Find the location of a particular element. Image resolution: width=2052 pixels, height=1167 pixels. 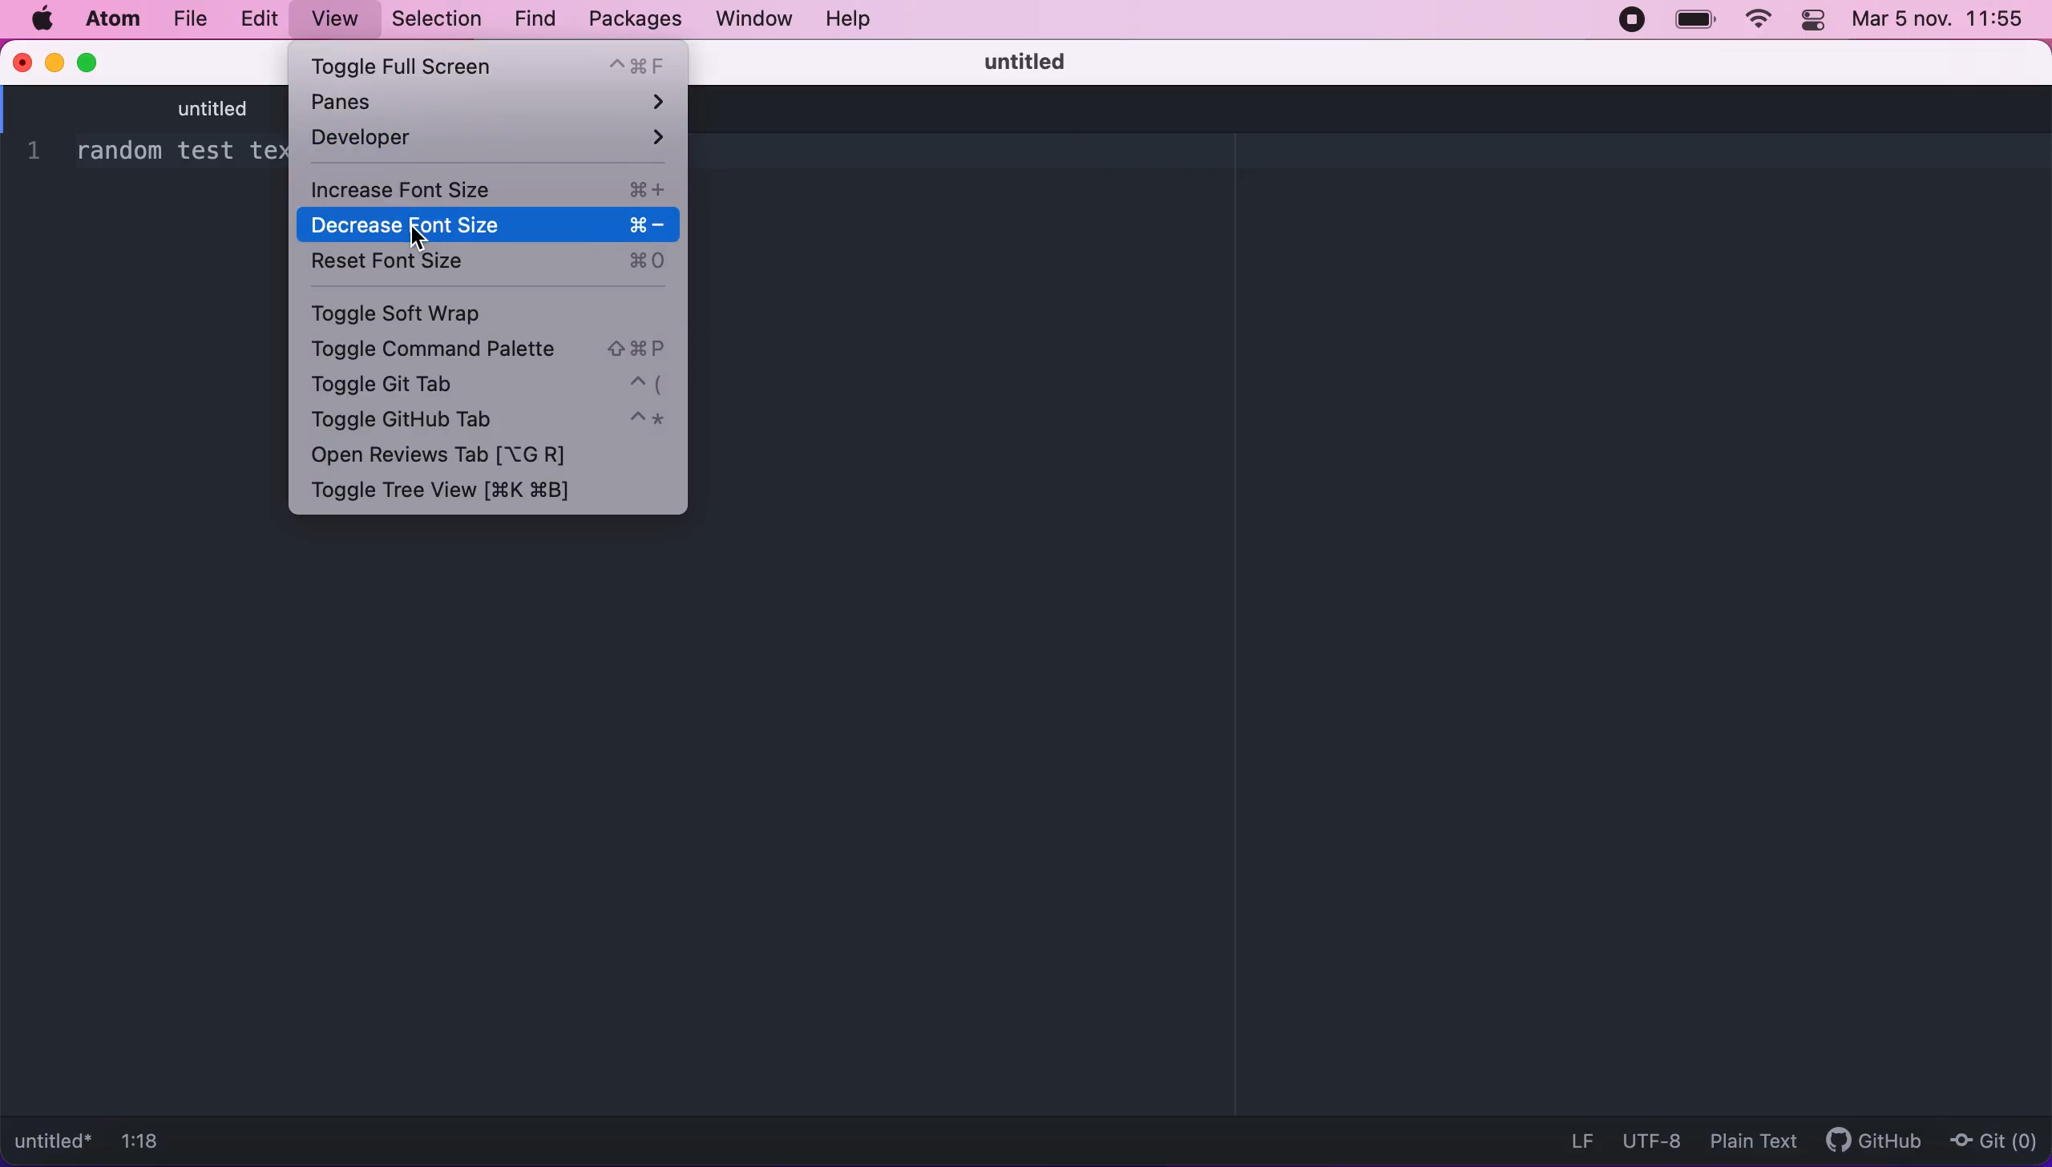

toggle git tab is located at coordinates (491, 390).